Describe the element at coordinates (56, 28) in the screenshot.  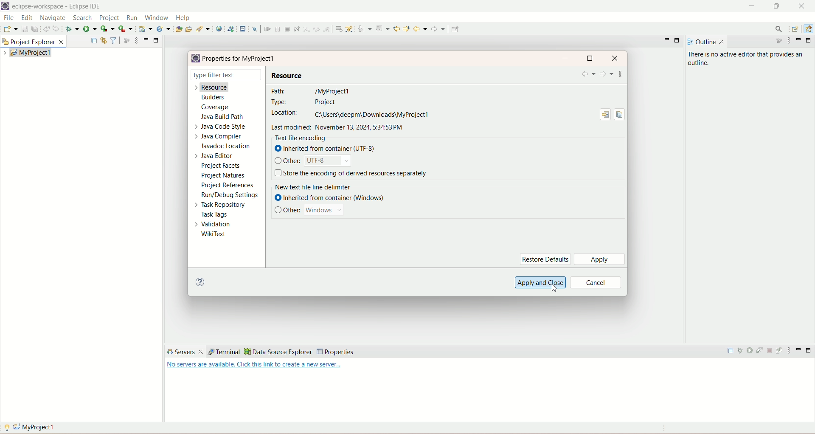
I see `redo` at that location.